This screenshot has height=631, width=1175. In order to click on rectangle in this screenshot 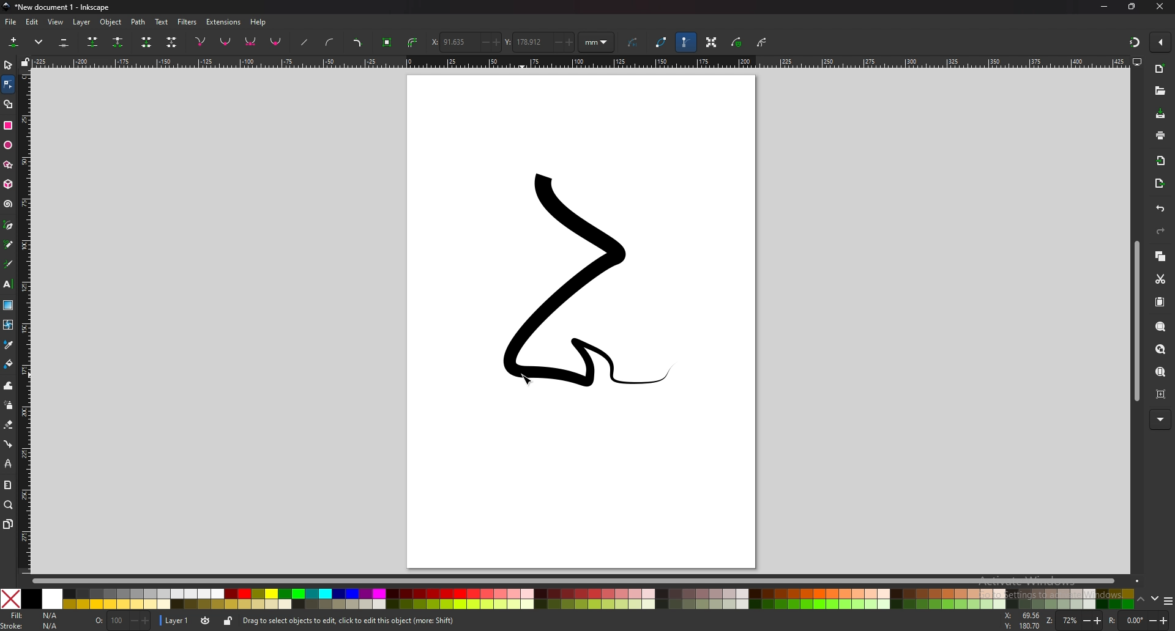, I will do `click(9, 126)`.